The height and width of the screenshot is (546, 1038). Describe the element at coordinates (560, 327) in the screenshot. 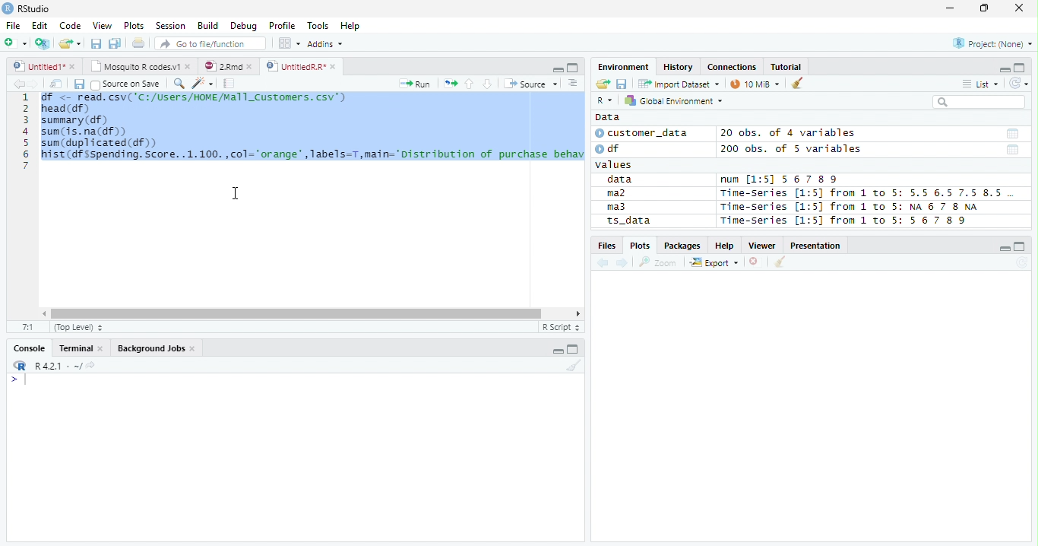

I see `R script` at that location.